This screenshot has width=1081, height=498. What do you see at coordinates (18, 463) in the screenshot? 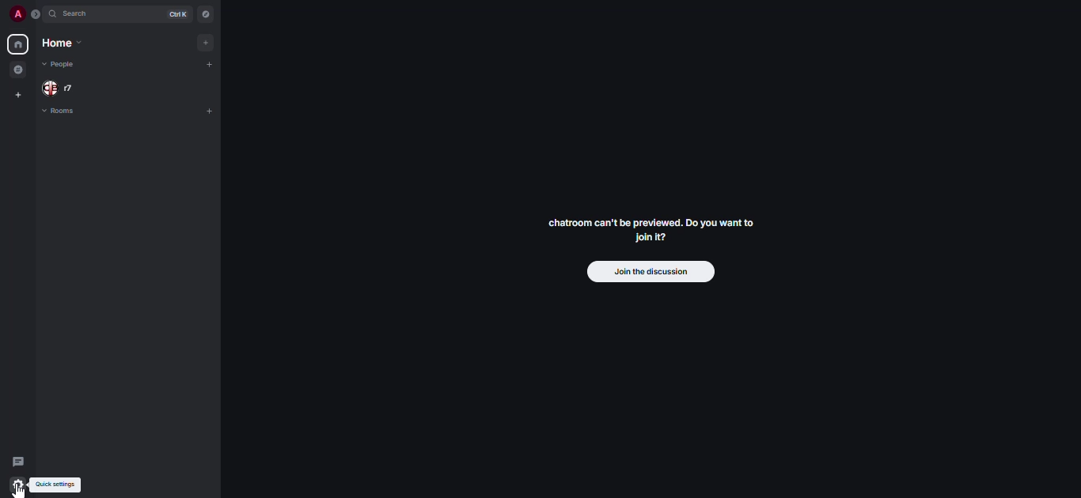
I see `threads` at bounding box center [18, 463].